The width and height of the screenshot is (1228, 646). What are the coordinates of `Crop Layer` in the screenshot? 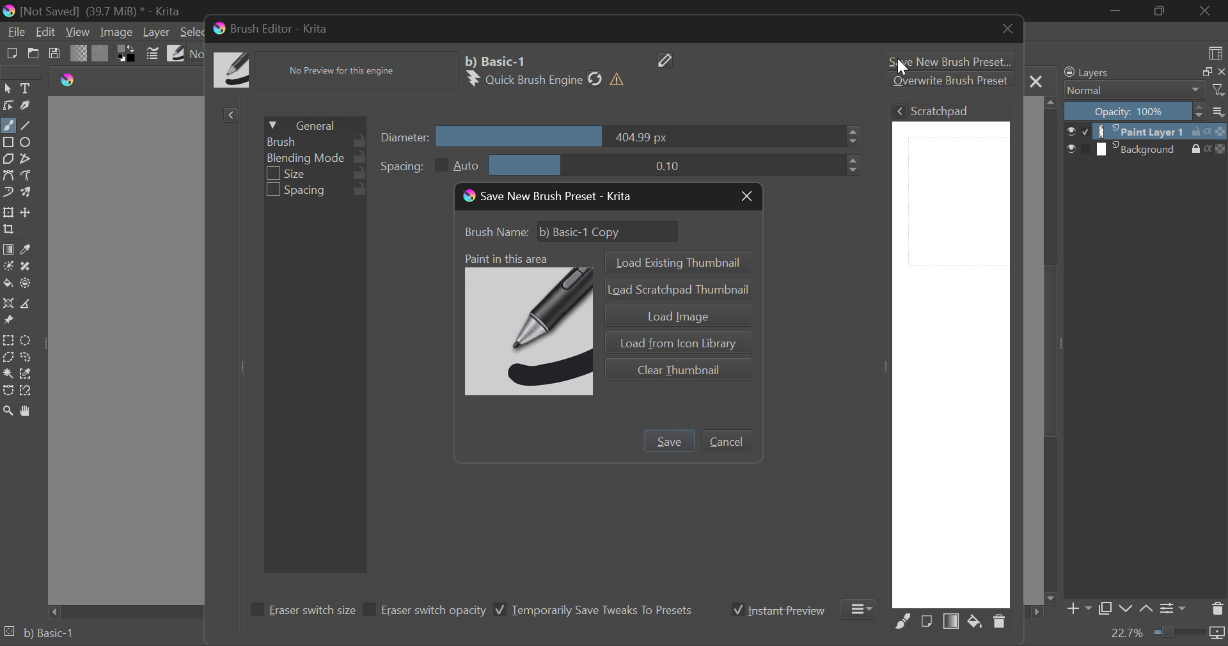 It's located at (12, 230).